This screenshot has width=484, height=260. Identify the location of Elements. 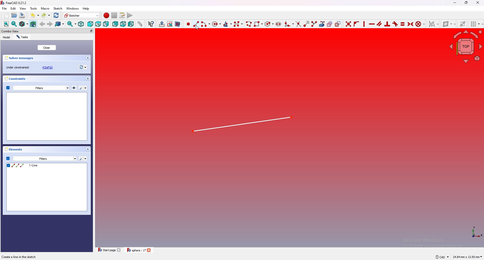
(48, 150).